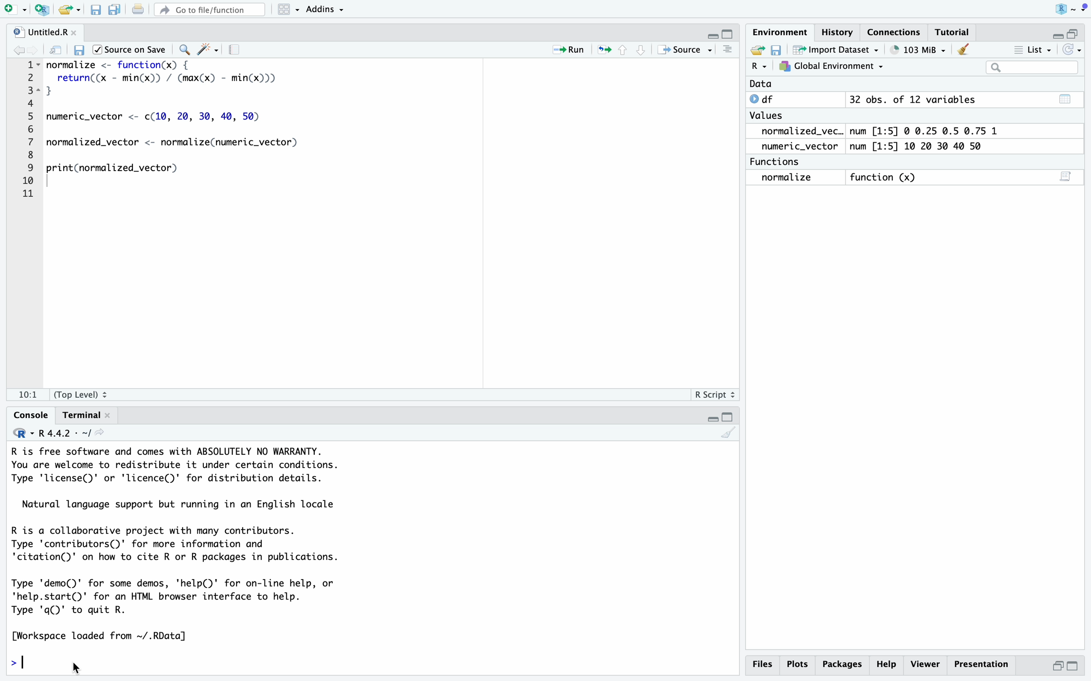 This screenshot has width=1091, height=681. What do you see at coordinates (25, 132) in the screenshot?
I see `1234567891011` at bounding box center [25, 132].